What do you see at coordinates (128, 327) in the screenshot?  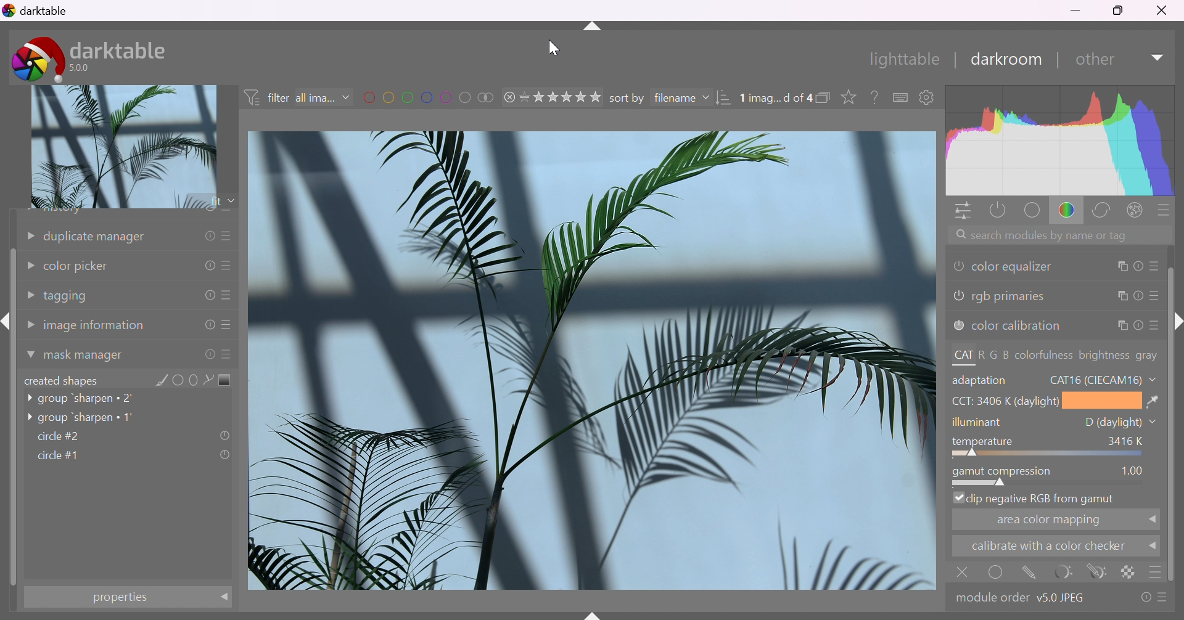 I see `image information` at bounding box center [128, 327].